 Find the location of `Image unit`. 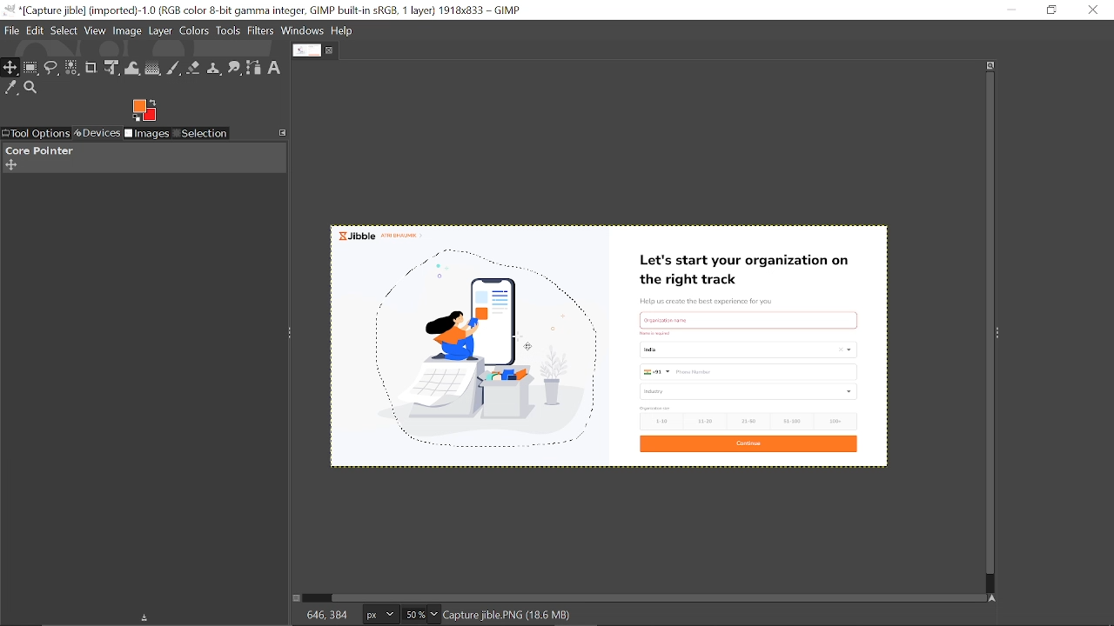

Image unit is located at coordinates (381, 616).